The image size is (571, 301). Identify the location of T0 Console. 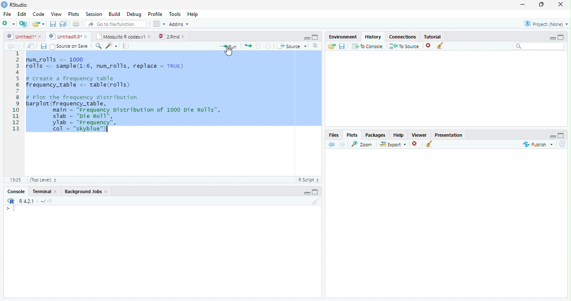
(367, 46).